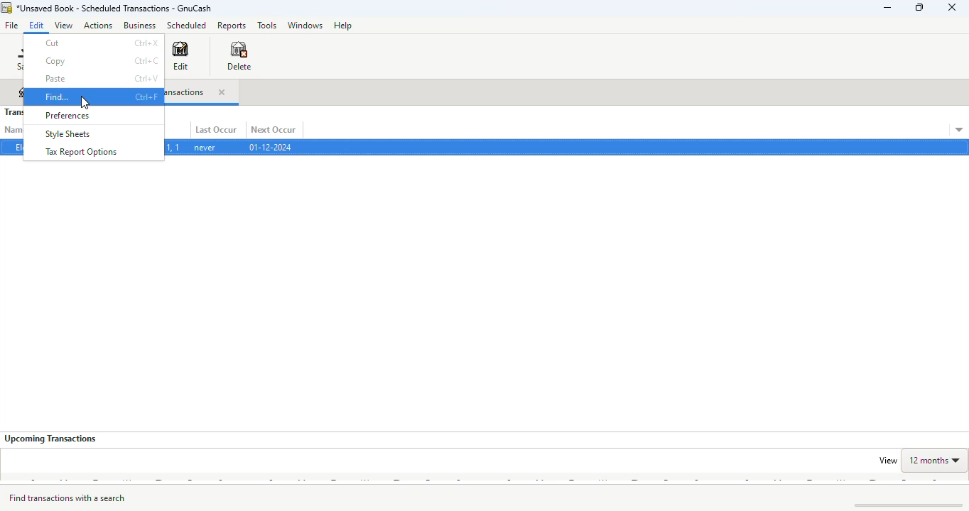  I want to click on file, so click(12, 25).